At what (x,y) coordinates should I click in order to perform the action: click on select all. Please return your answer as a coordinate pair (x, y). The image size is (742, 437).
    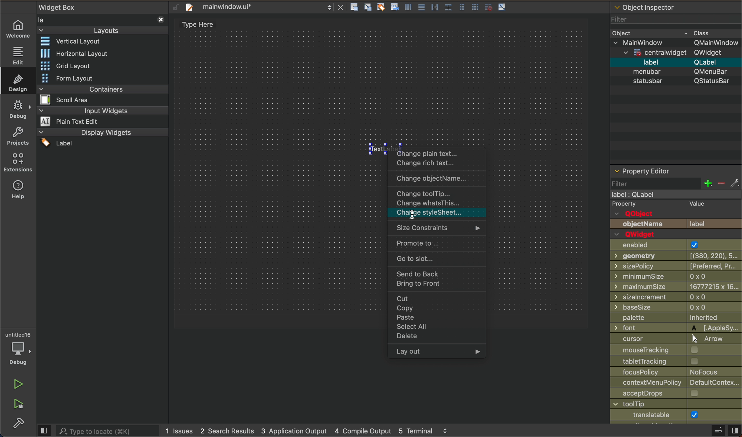
    Looking at the image, I should click on (435, 327).